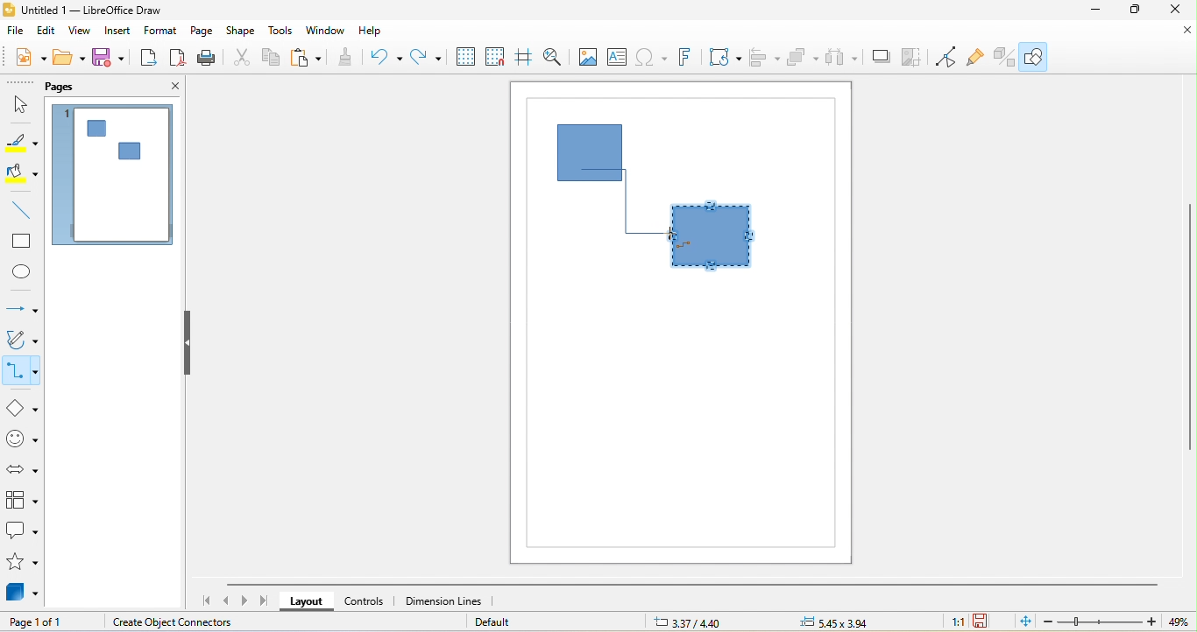 Image resolution: width=1197 pixels, height=632 pixels. What do you see at coordinates (1023, 623) in the screenshot?
I see `fit page to current window` at bounding box center [1023, 623].